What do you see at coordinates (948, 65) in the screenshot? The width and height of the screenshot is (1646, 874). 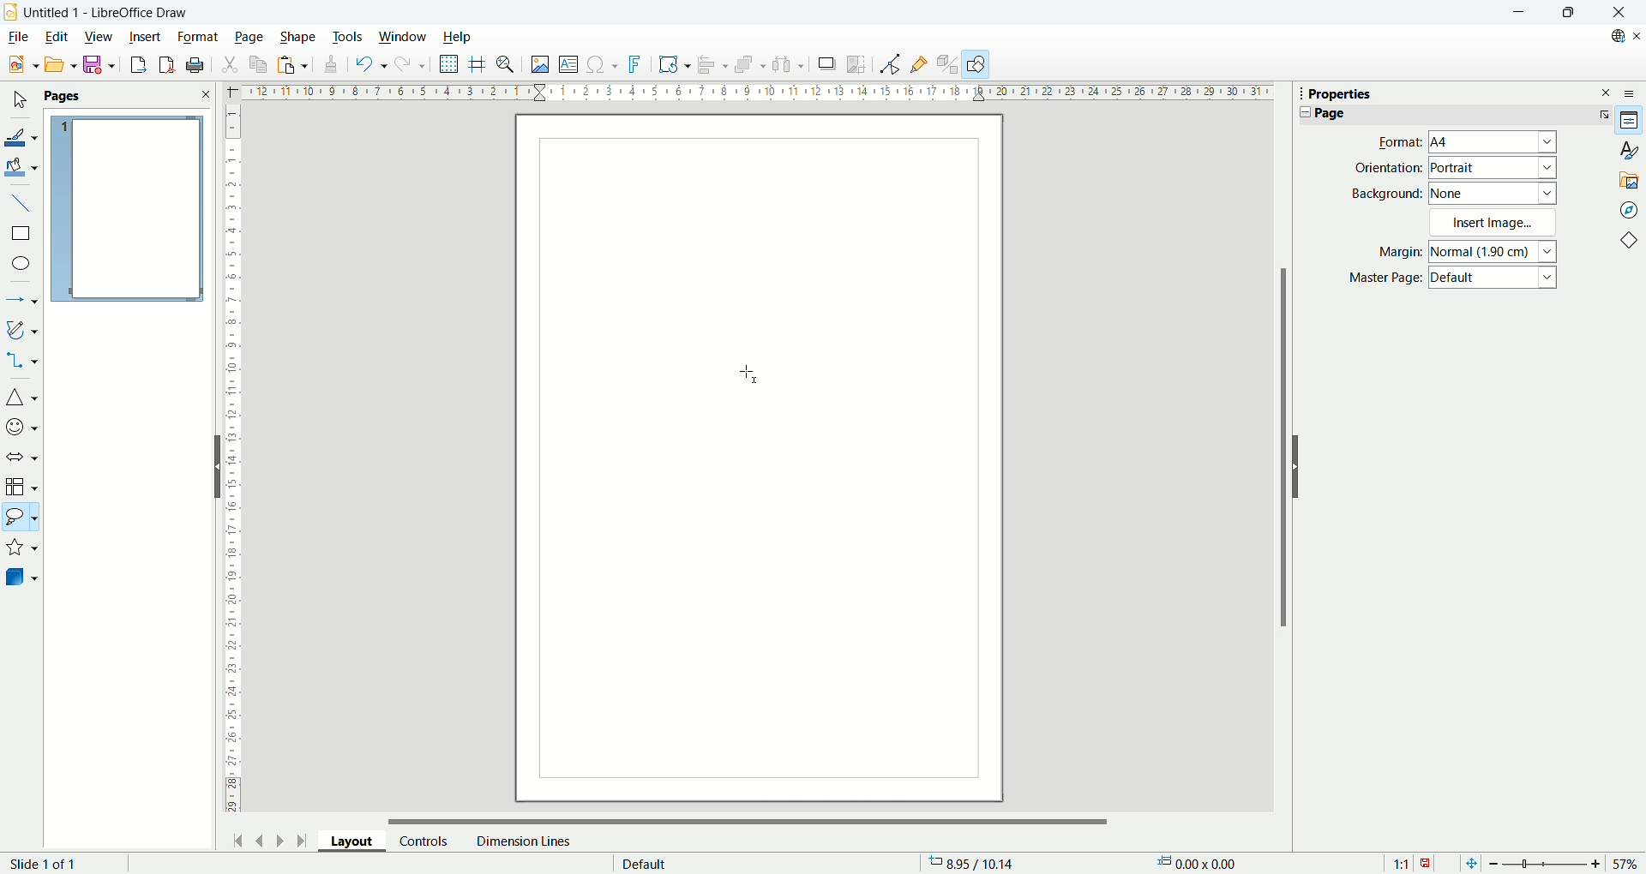 I see `toggle extrusion` at bounding box center [948, 65].